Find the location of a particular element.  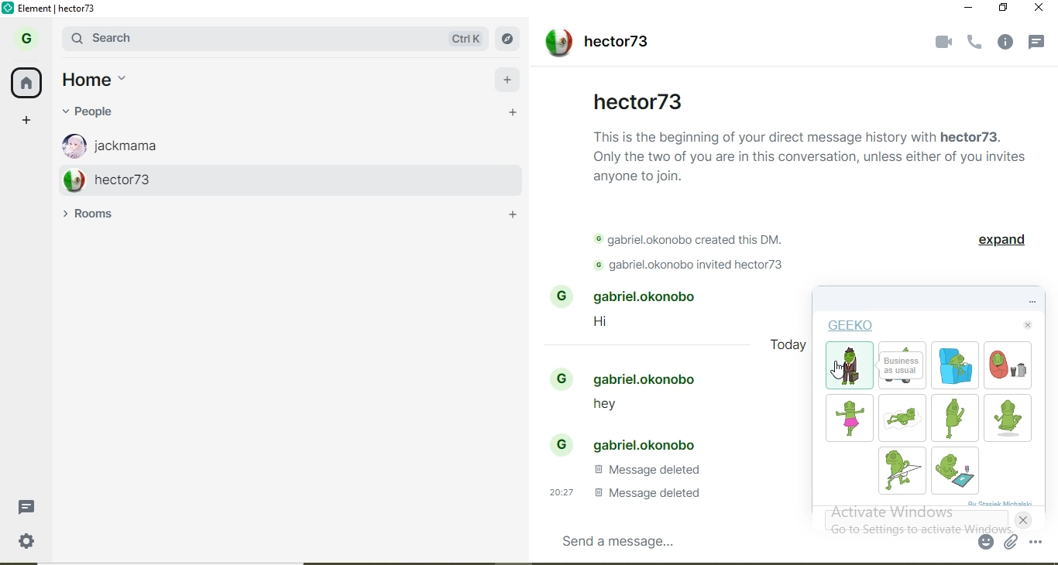

options is located at coordinates (1019, 302).